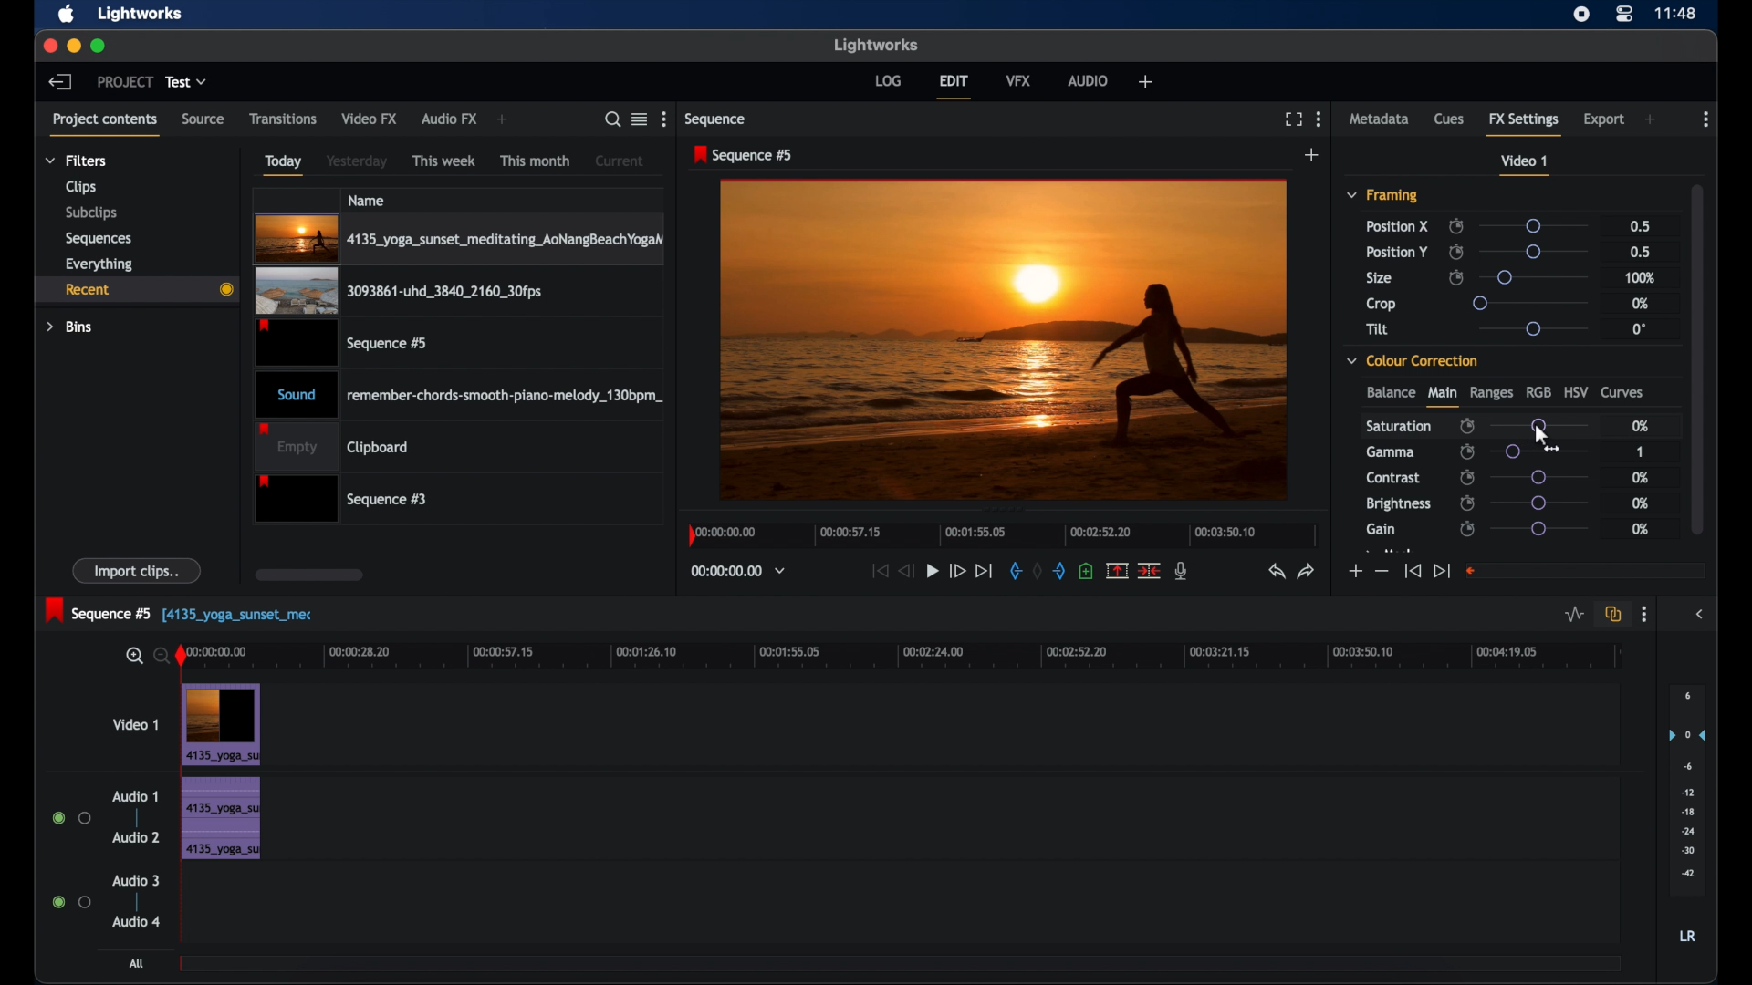 This screenshot has width=1752, height=985. What do you see at coordinates (1532, 302) in the screenshot?
I see `slider` at bounding box center [1532, 302].